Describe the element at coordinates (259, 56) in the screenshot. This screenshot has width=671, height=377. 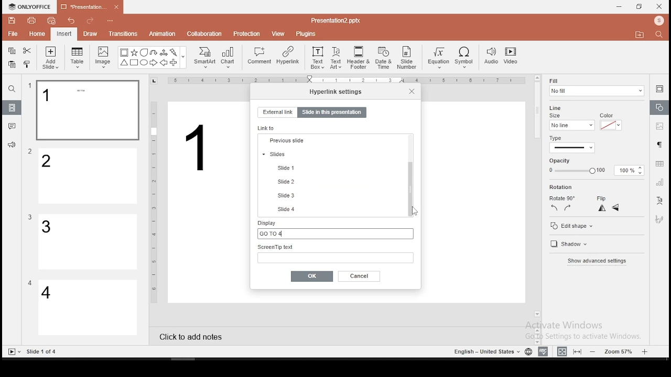
I see `comment` at that location.